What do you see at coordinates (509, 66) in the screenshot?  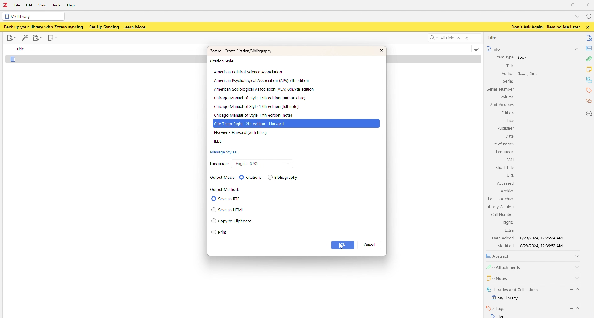 I see `Title` at bounding box center [509, 66].